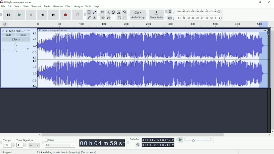 The image size is (274, 154). I want to click on Draw tool, so click(89, 18).